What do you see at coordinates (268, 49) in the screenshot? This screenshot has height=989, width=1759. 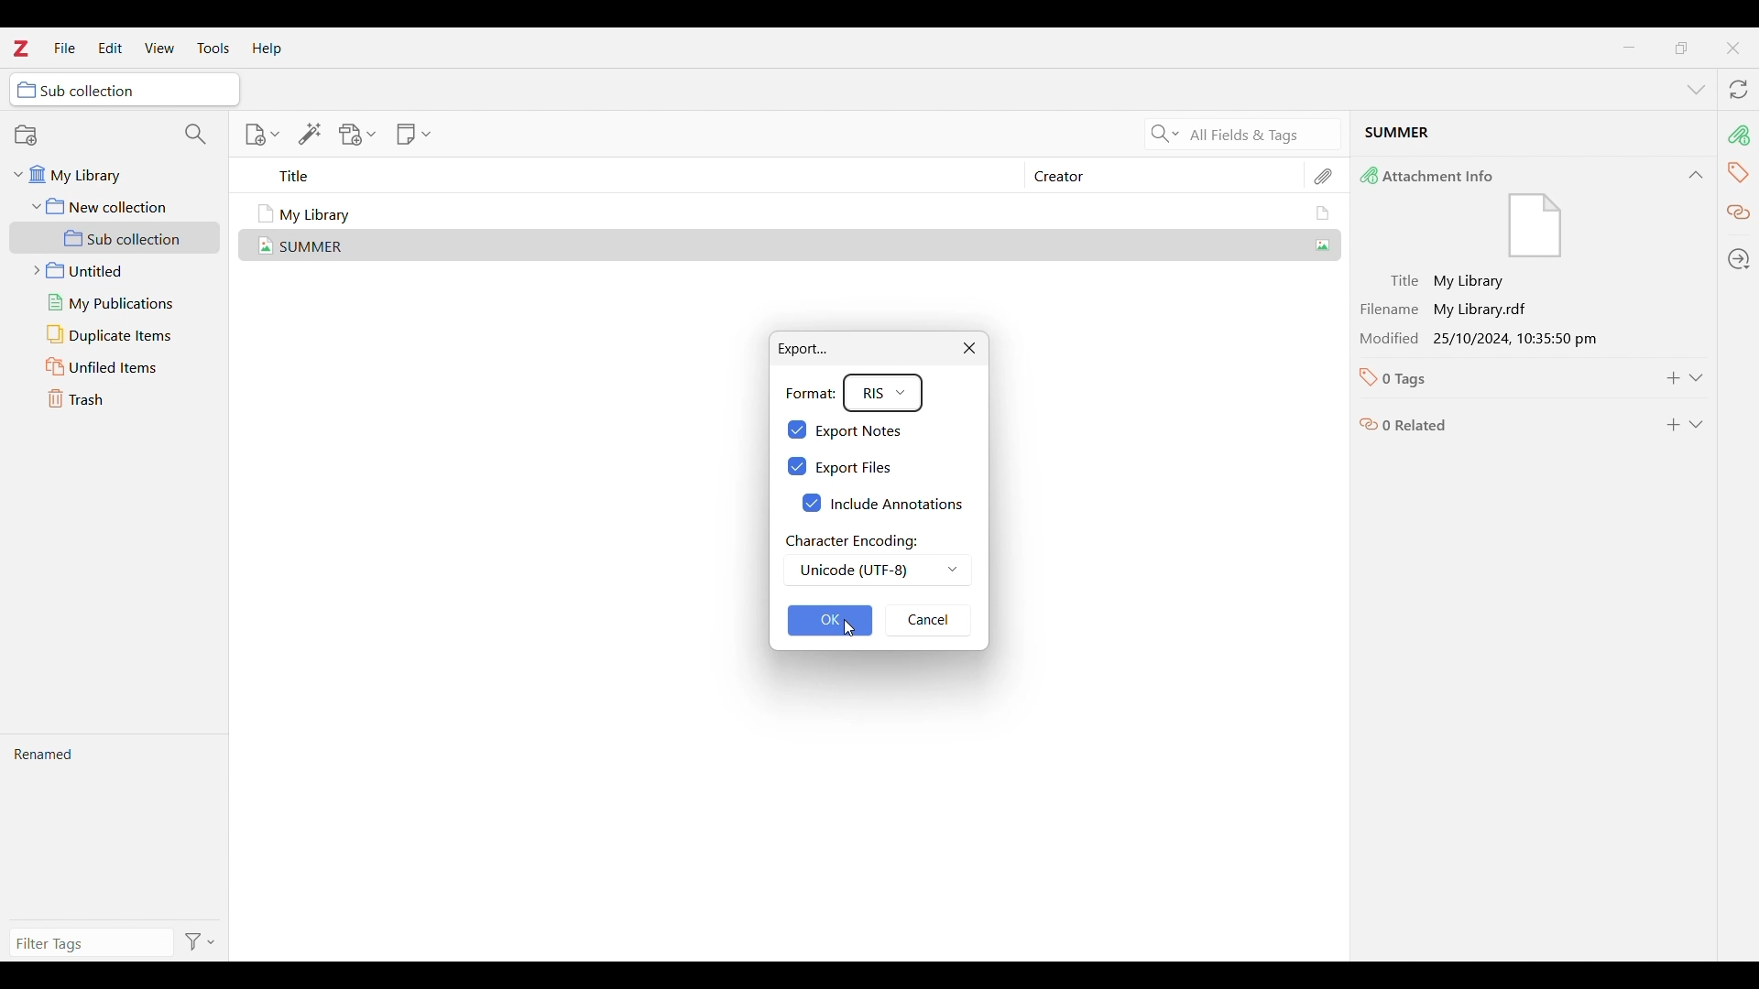 I see `Help menu` at bounding box center [268, 49].